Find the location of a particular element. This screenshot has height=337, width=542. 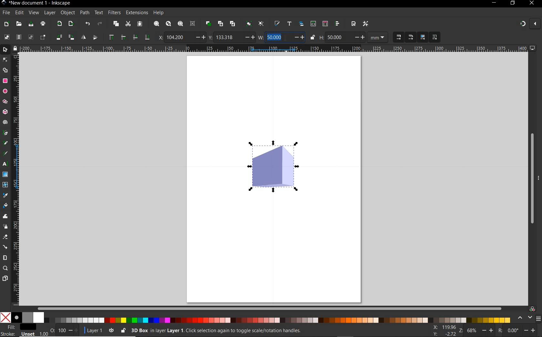

minimize is located at coordinates (494, 3).